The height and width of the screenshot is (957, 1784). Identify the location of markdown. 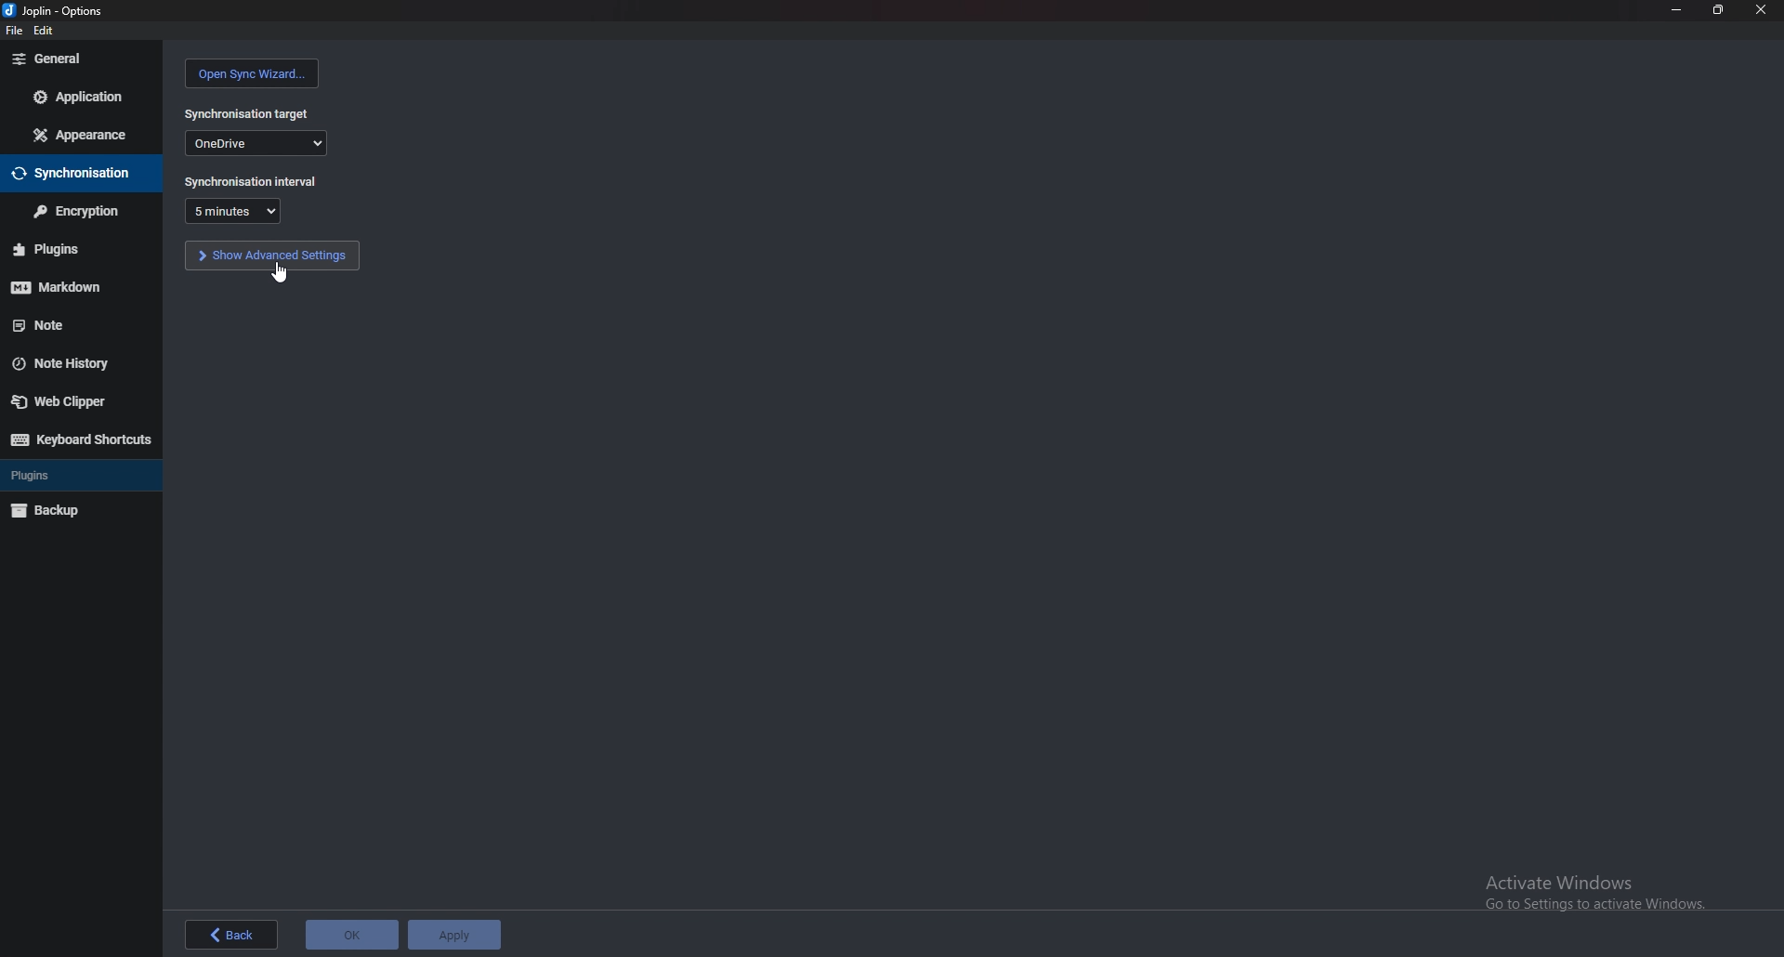
(70, 285).